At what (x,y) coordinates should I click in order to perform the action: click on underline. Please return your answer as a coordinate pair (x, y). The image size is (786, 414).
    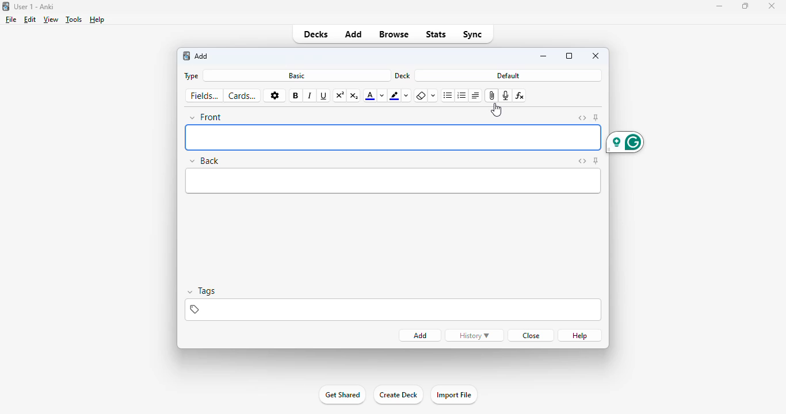
    Looking at the image, I should click on (324, 96).